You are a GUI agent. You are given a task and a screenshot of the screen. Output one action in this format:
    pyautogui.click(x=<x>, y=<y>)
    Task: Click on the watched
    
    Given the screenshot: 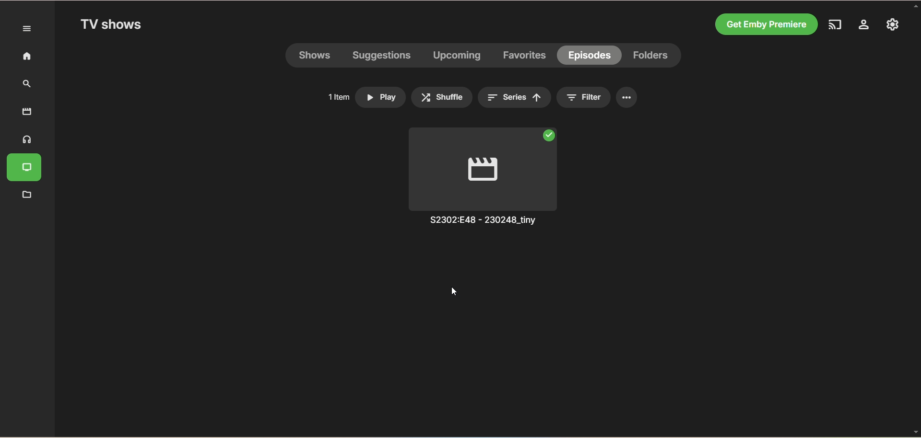 What is the action you would take?
    pyautogui.click(x=550, y=134)
    